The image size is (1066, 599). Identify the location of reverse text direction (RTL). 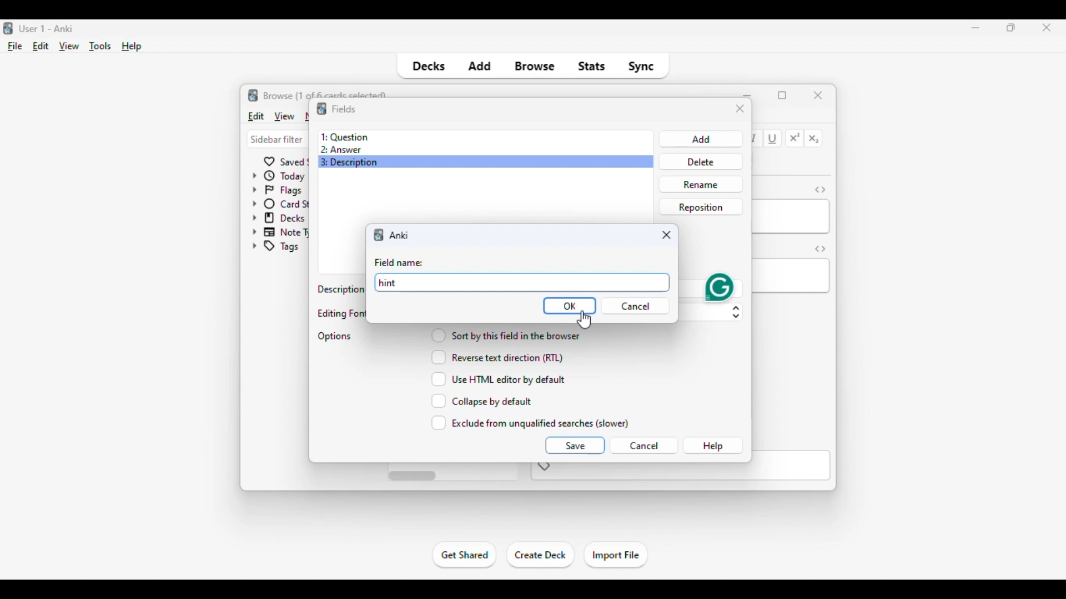
(497, 357).